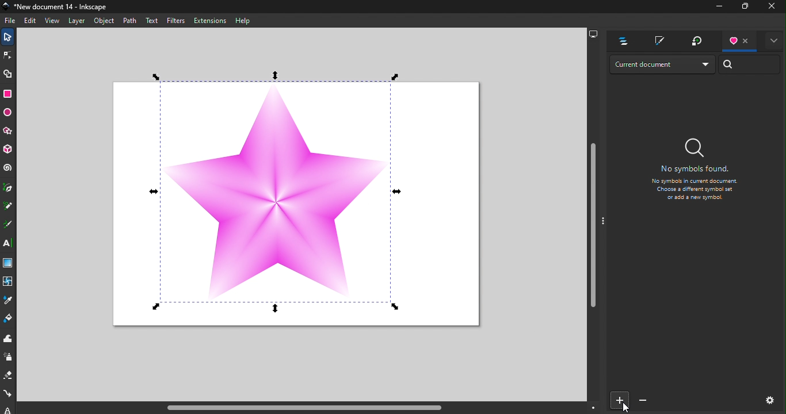 This screenshot has height=414, width=786. Describe the element at coordinates (9, 356) in the screenshot. I see `Spray tool` at that location.